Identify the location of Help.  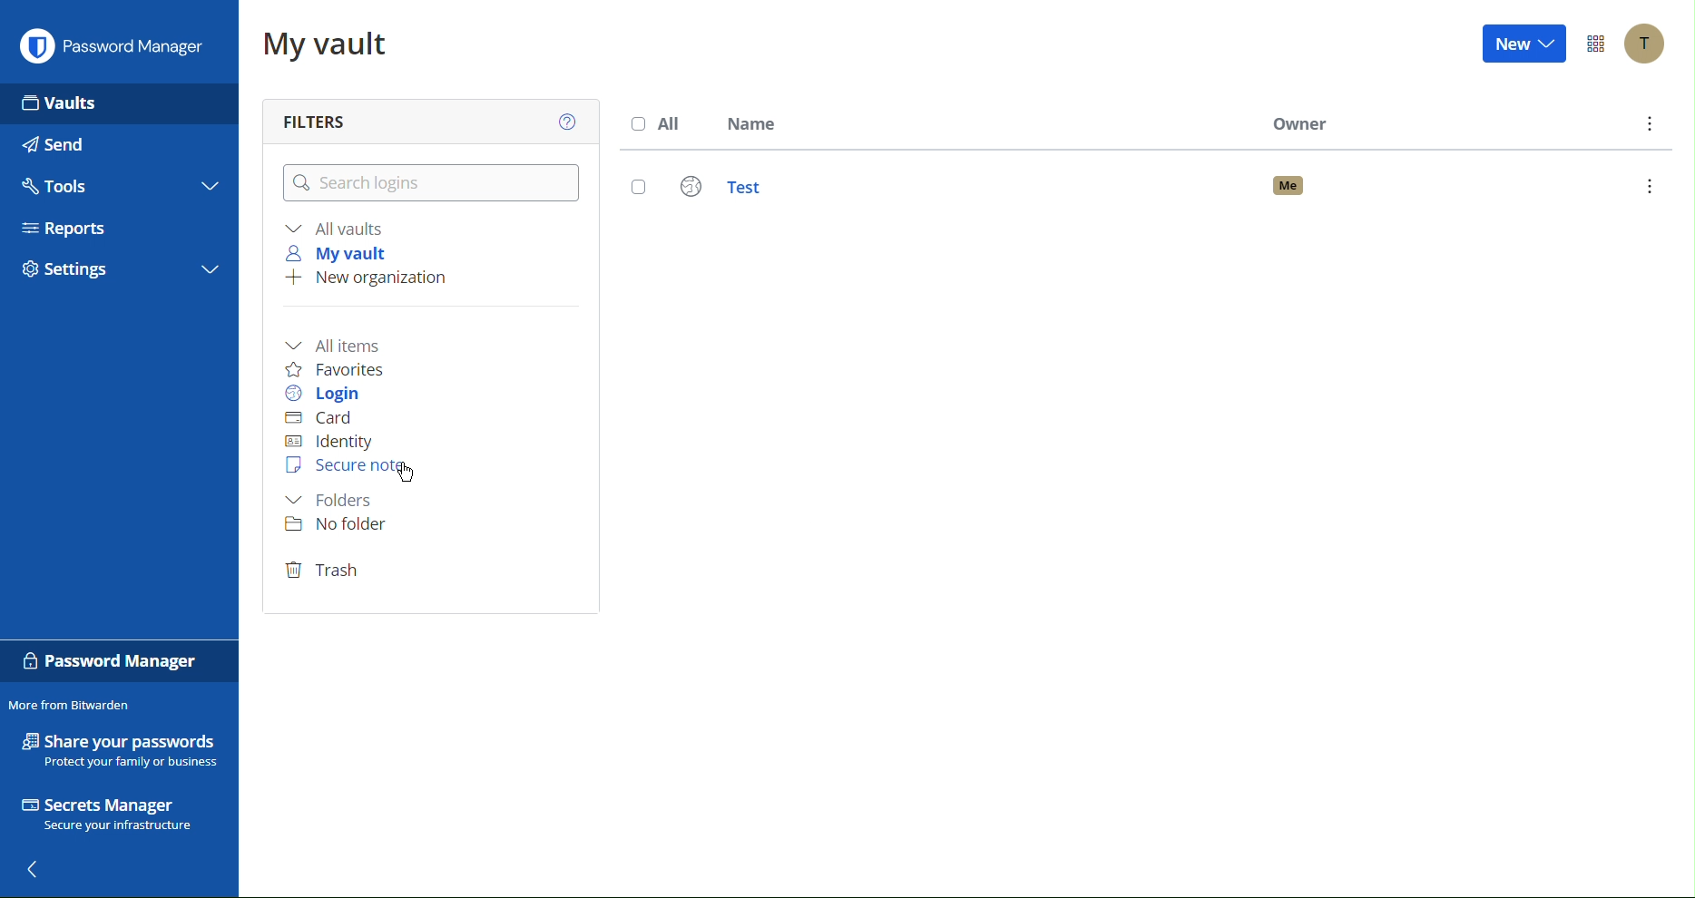
(568, 122).